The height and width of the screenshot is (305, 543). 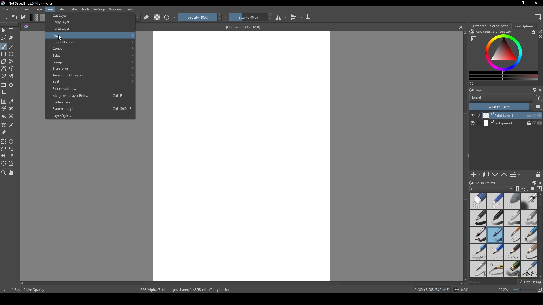 I want to click on Filter in tag, so click(x=531, y=282).